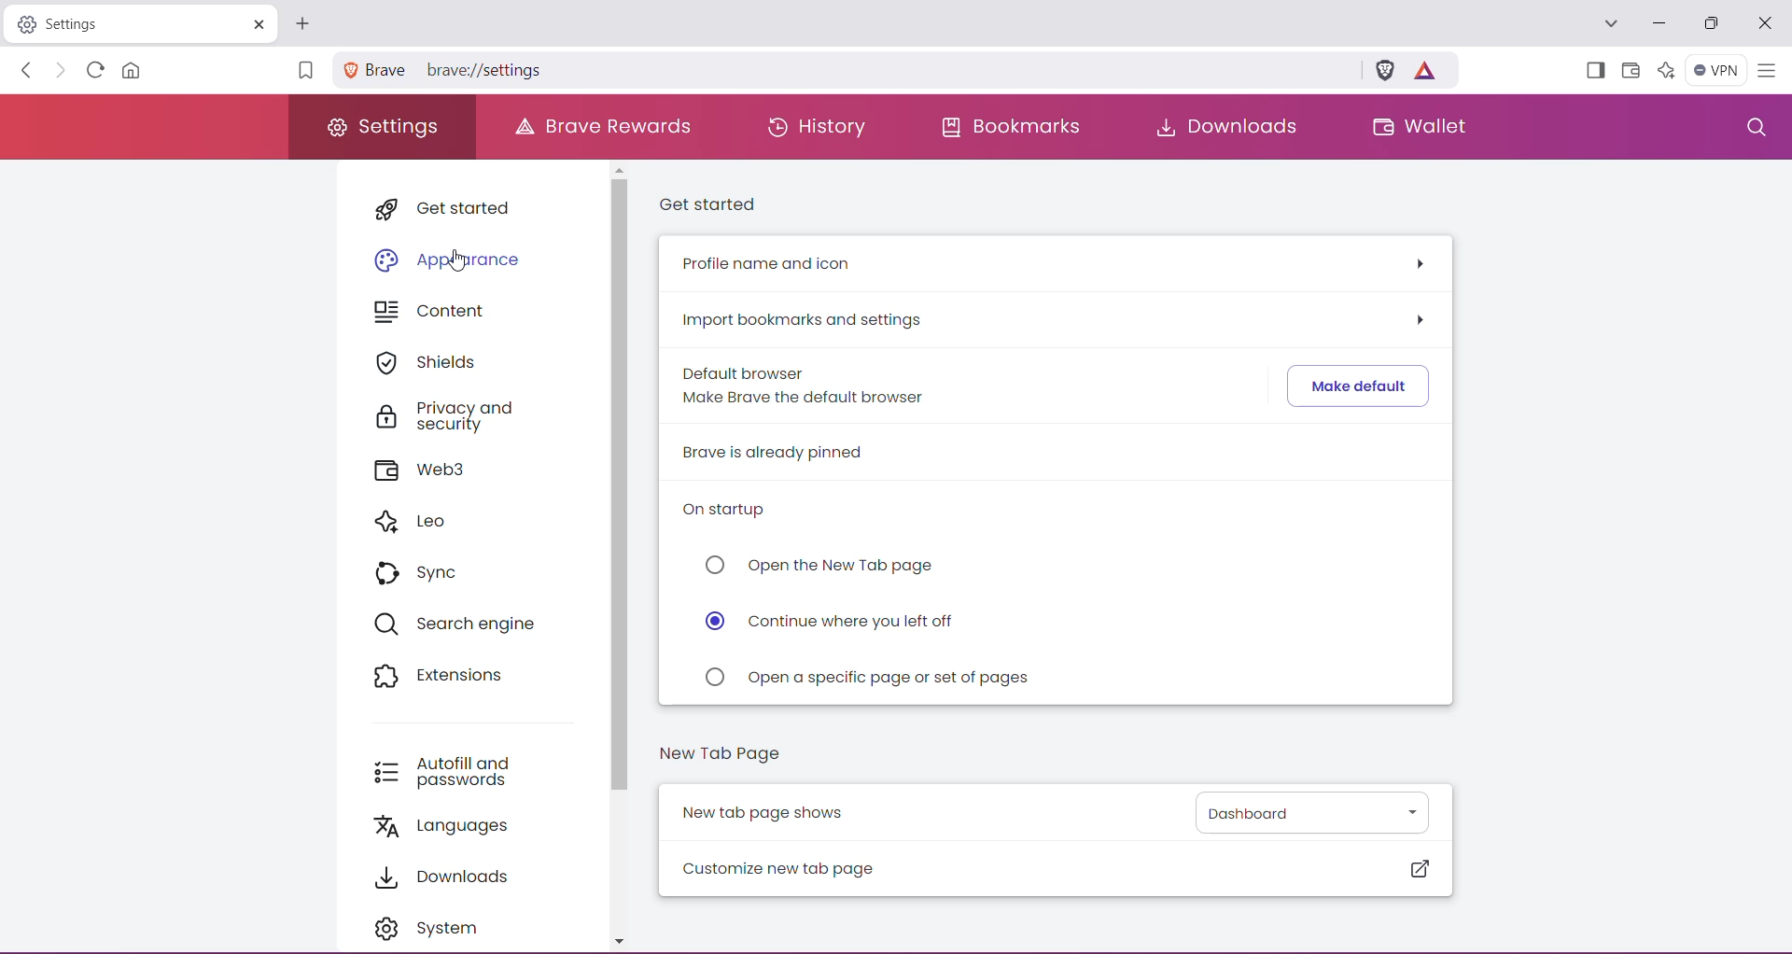  Describe the element at coordinates (503, 72) in the screenshot. I see `Settings location path` at that location.